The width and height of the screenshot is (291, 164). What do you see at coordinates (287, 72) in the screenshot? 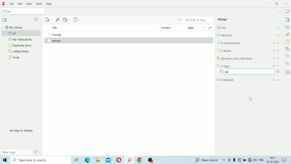
I see `Locate` at bounding box center [287, 72].